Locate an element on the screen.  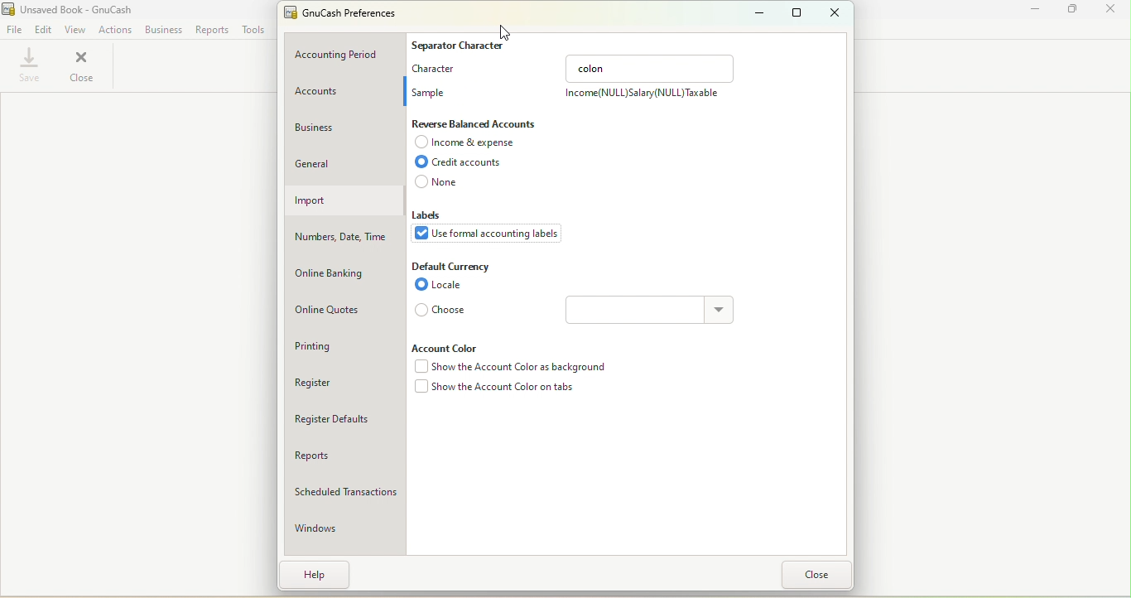
Business is located at coordinates (343, 128).